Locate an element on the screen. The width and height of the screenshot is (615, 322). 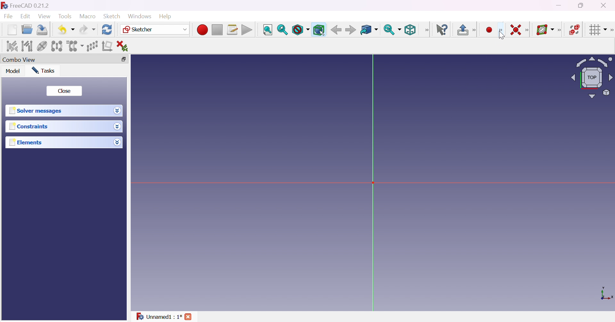
Create point is located at coordinates (489, 30).